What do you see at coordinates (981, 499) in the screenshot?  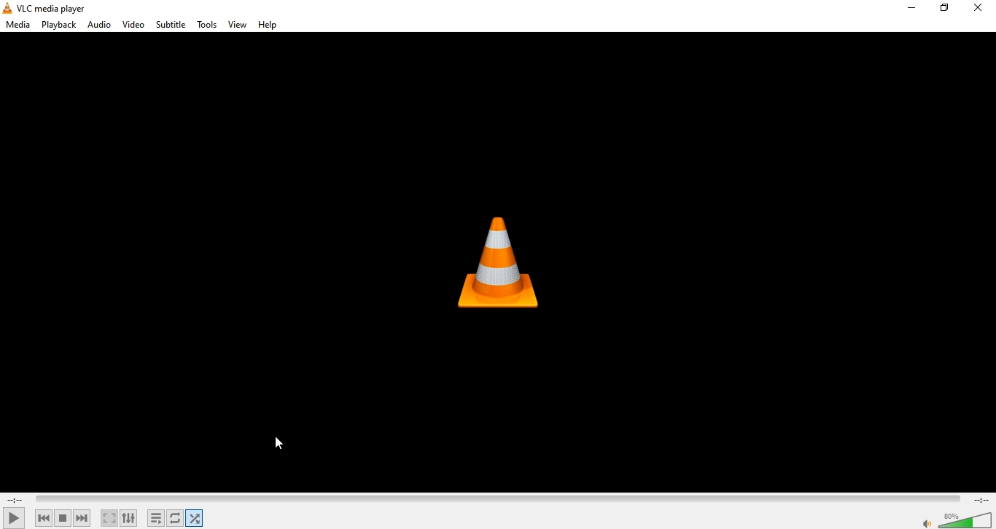 I see `total remaining time` at bounding box center [981, 499].